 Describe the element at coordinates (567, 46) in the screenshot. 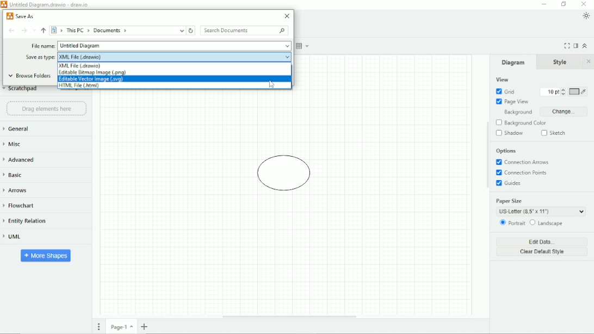

I see `Fullscreen` at that location.